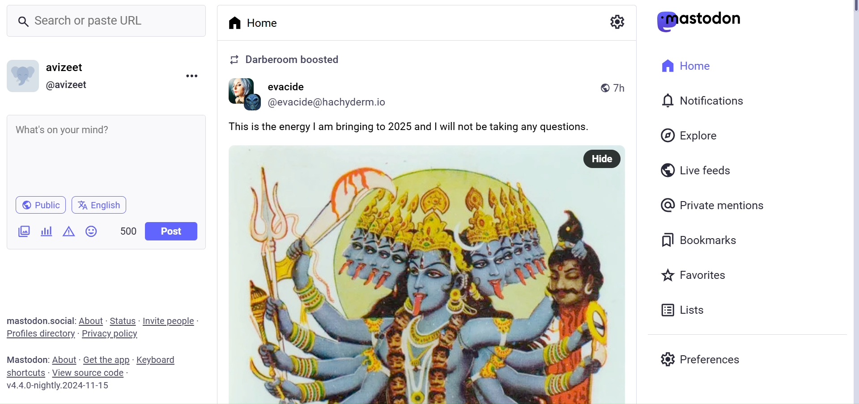  Describe the element at coordinates (158, 360) in the screenshot. I see `Keyboard` at that location.